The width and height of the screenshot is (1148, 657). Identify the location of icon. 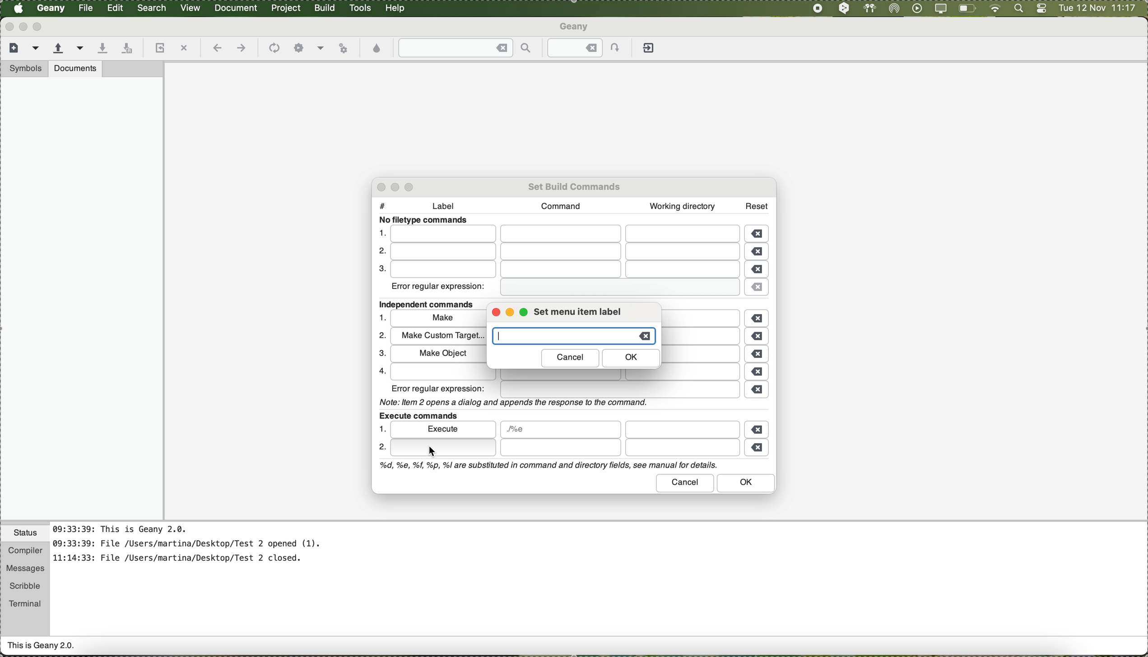
(321, 49).